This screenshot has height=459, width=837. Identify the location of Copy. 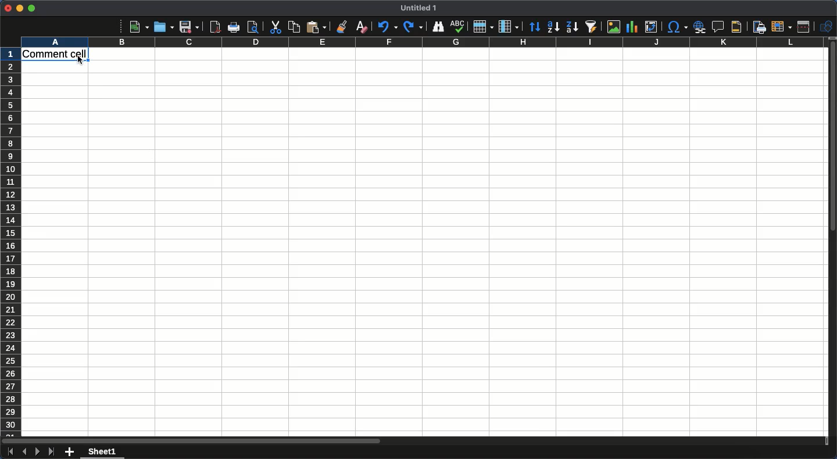
(295, 26).